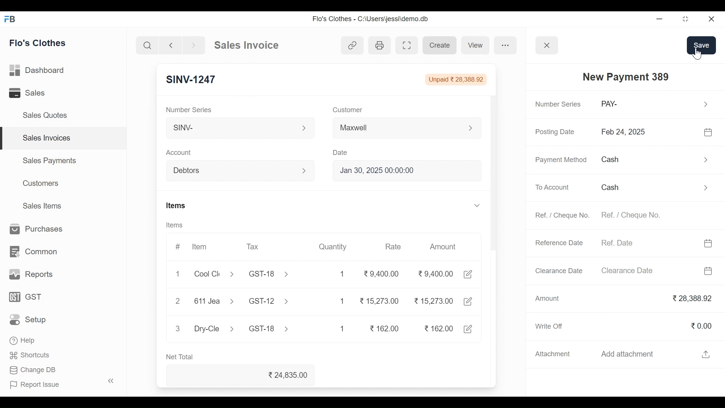 The width and height of the screenshot is (725, 408). Describe the element at coordinates (433, 301) in the screenshot. I see `15,273.00` at that location.